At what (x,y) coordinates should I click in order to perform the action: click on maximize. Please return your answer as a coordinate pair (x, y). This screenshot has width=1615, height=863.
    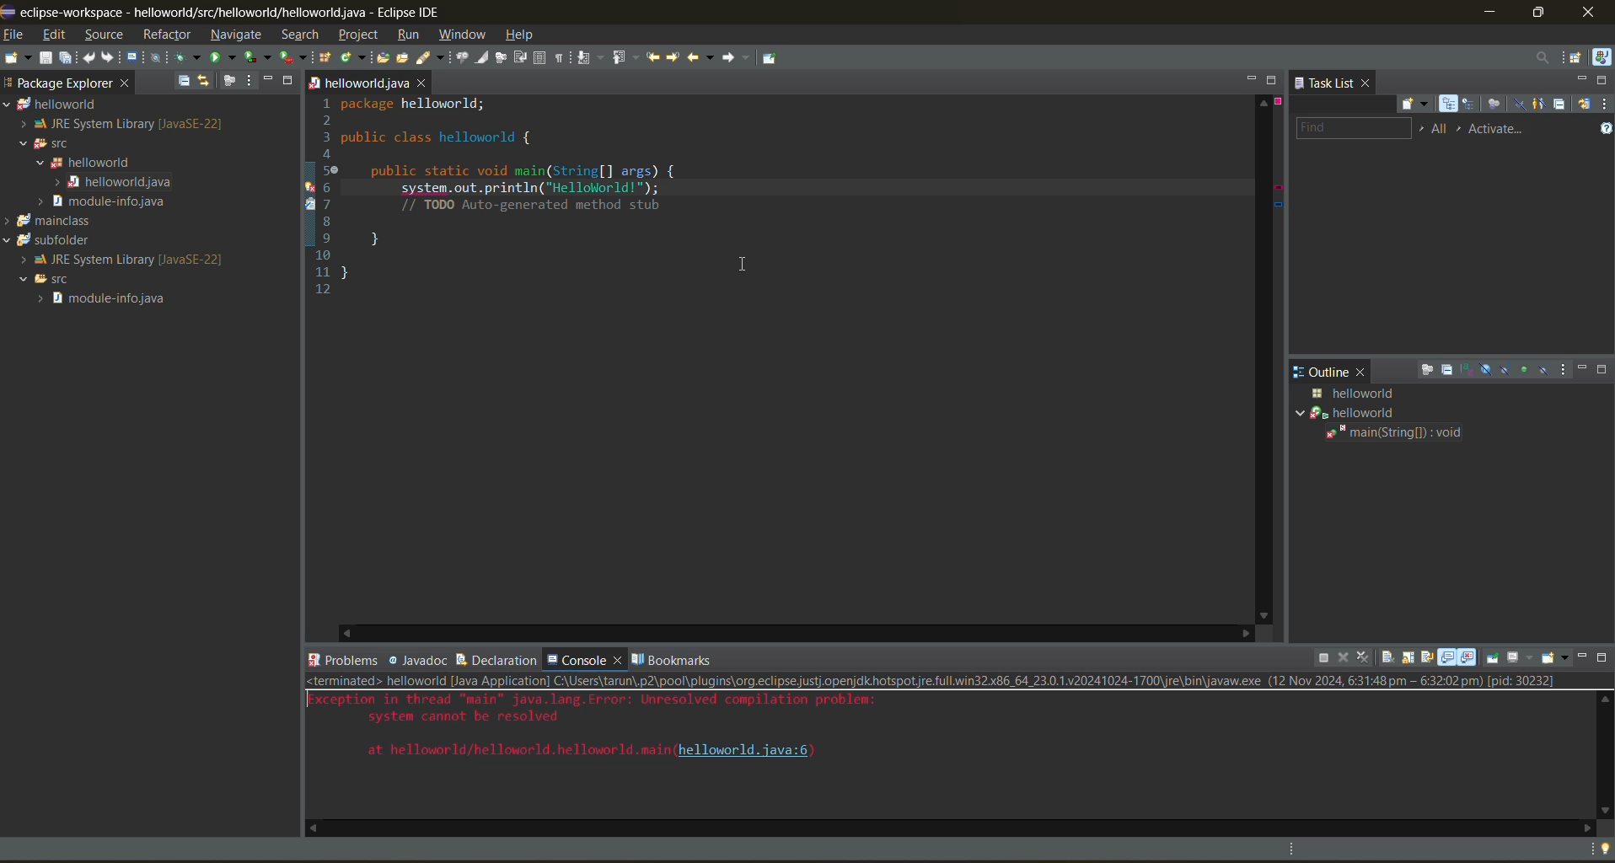
    Looking at the image, I should click on (288, 81).